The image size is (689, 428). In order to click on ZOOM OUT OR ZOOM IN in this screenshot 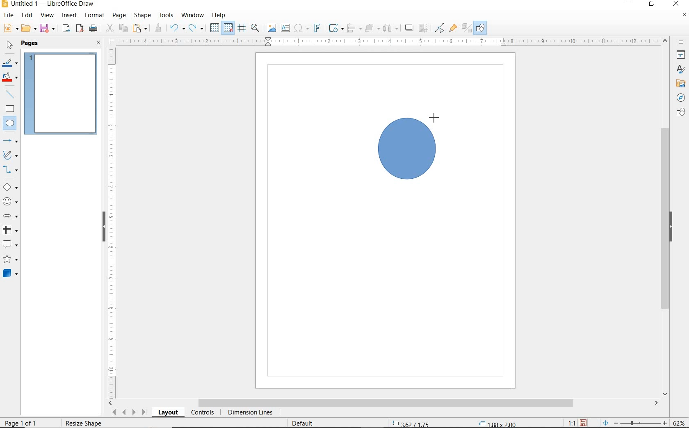, I will do `click(635, 423)`.